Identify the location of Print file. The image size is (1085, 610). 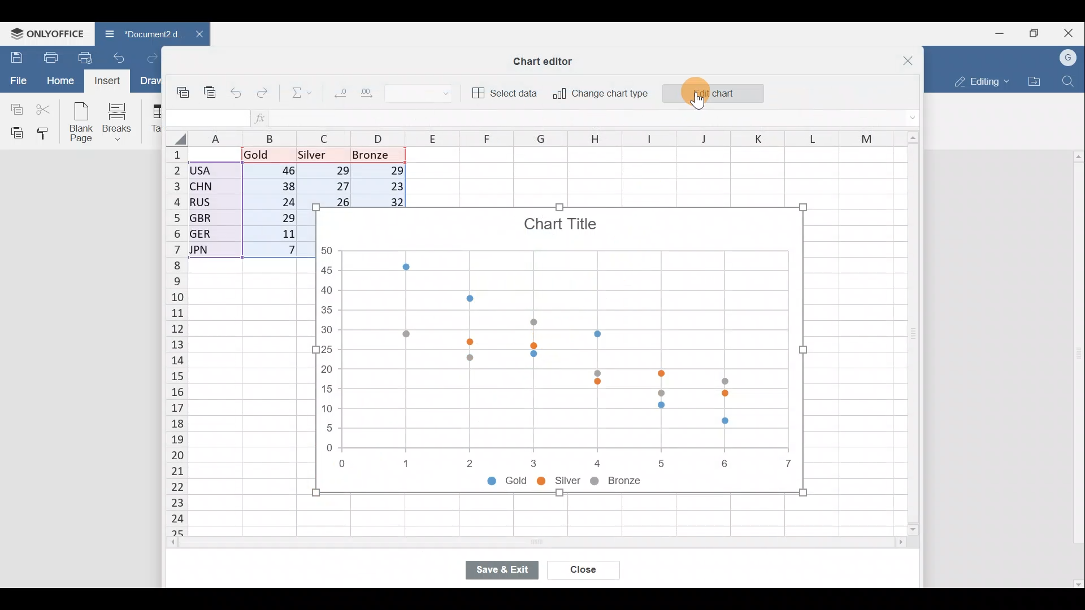
(47, 55).